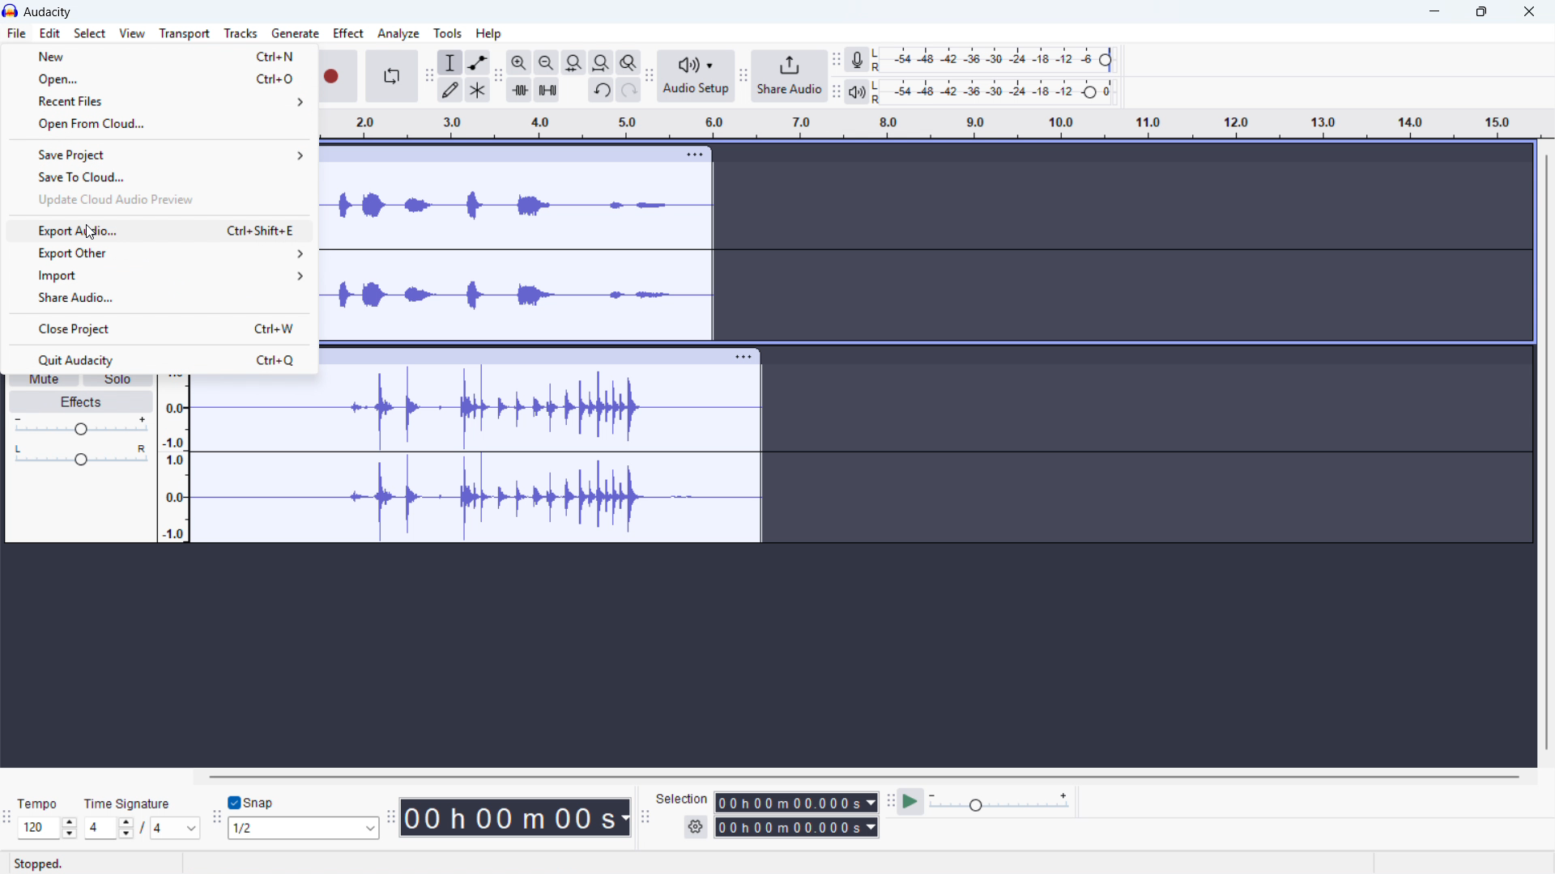 The width and height of the screenshot is (1555, 874). What do you see at coordinates (932, 124) in the screenshot?
I see `Timeline ` at bounding box center [932, 124].